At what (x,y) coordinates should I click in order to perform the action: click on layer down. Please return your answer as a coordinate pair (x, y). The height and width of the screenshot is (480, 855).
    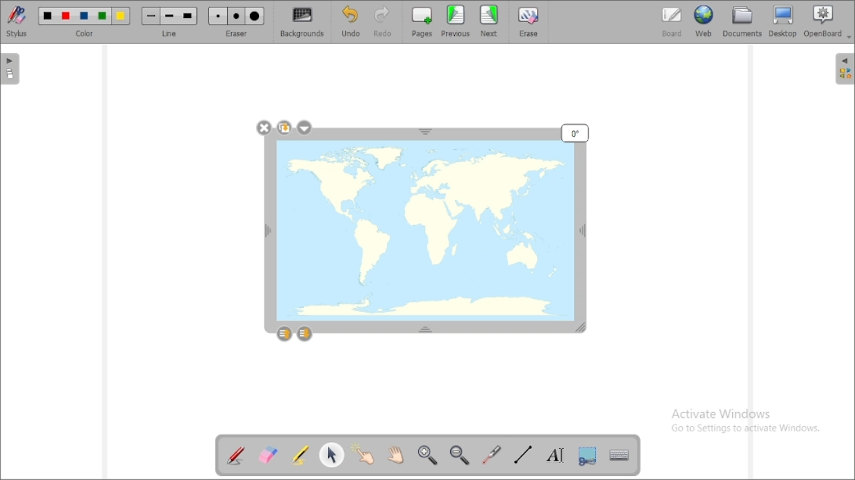
    Looking at the image, I should click on (305, 334).